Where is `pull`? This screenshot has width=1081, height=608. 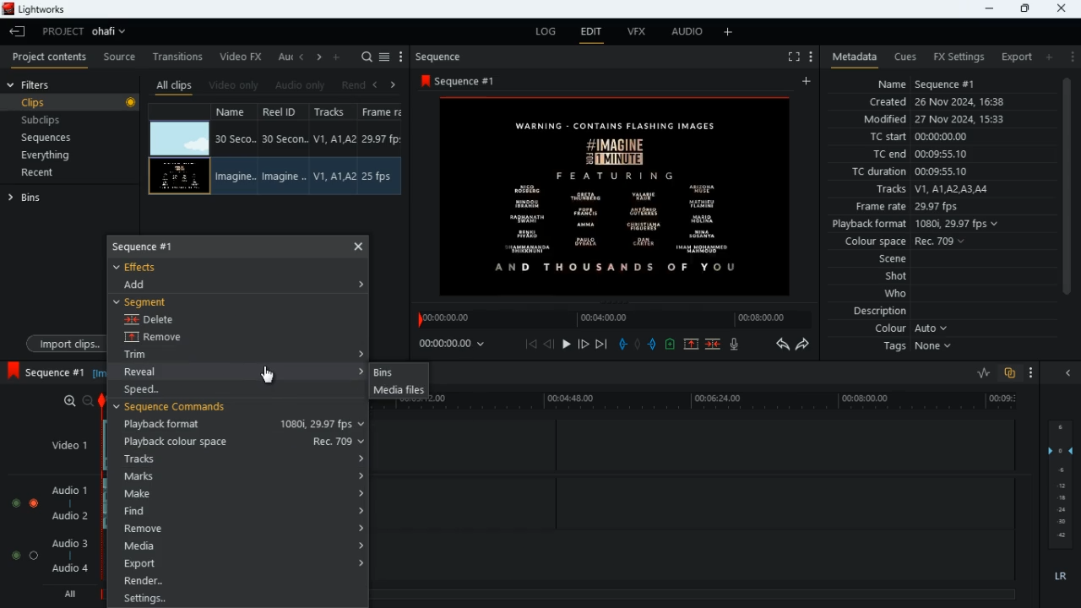 pull is located at coordinates (621, 344).